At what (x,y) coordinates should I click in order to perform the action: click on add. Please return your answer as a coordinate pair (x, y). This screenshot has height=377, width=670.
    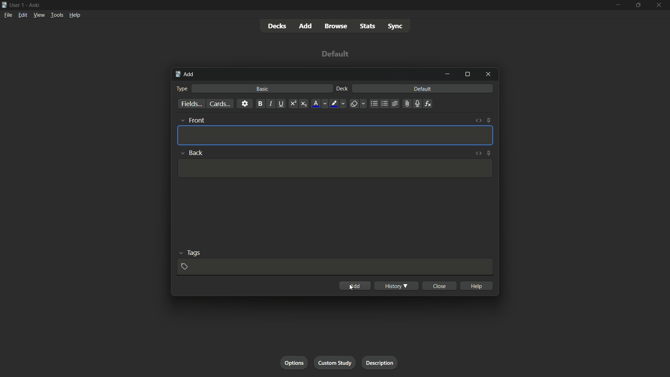
    Looking at the image, I should click on (306, 25).